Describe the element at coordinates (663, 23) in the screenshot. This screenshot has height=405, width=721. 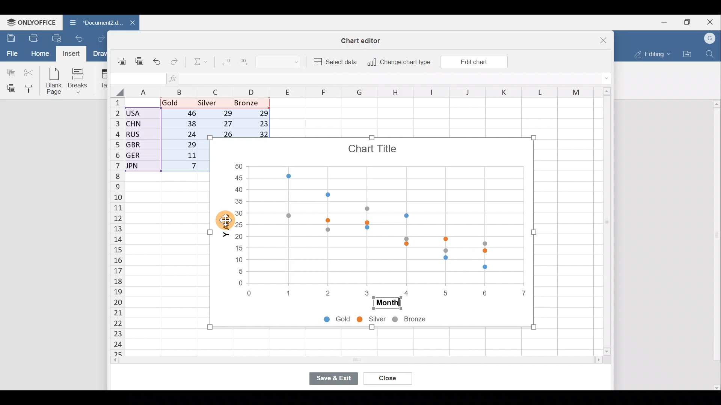
I see `Minimize` at that location.